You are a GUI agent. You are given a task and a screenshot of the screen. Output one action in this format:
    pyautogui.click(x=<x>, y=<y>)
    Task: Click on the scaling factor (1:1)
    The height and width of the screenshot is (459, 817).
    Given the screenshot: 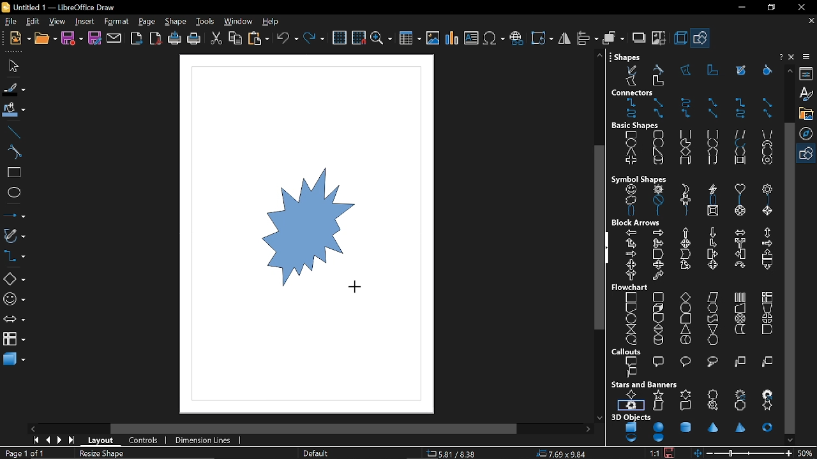 What is the action you would take?
    pyautogui.click(x=655, y=453)
    